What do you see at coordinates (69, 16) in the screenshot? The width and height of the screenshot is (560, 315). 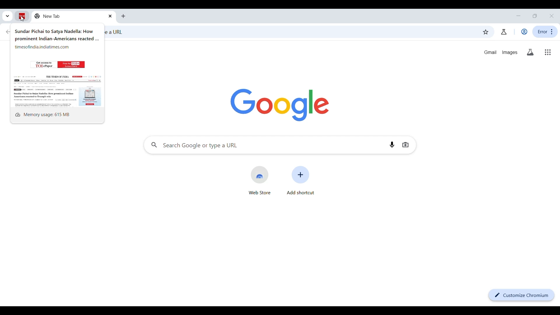 I see `Current open tab (New tab)` at bounding box center [69, 16].